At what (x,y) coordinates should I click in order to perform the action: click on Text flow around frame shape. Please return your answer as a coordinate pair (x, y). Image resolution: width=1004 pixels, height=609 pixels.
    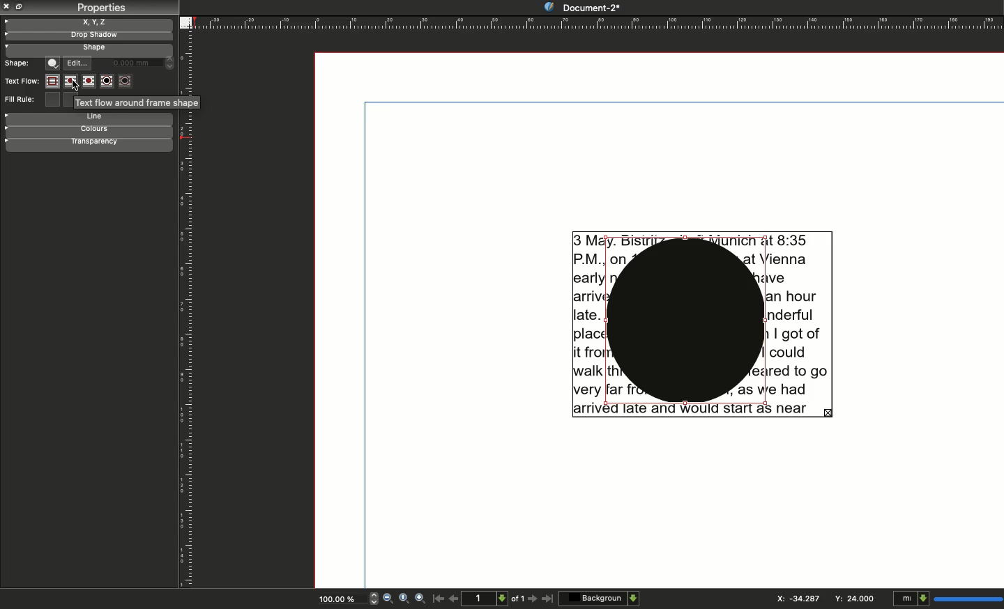
    Looking at the image, I should click on (135, 102).